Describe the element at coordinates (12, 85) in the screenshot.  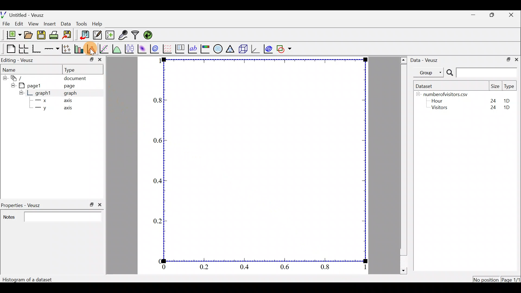
I see `hide sub menu` at that location.